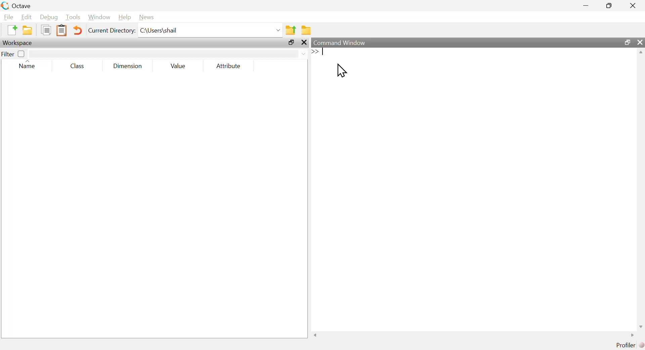 This screenshot has height=350, width=645. Describe the element at coordinates (641, 52) in the screenshot. I see `scroll up` at that location.